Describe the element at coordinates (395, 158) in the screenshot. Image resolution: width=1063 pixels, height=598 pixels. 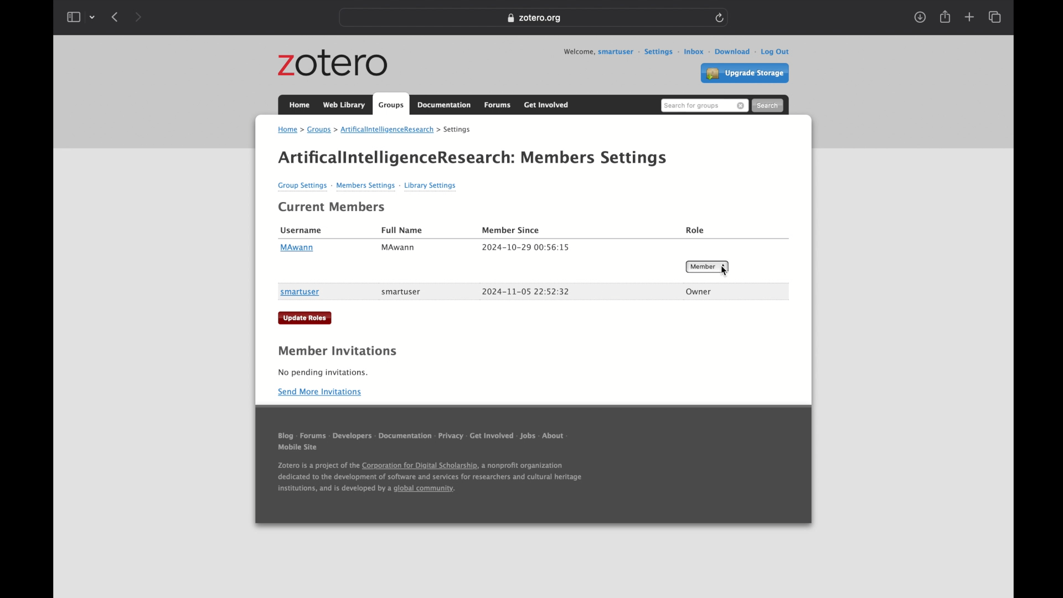
I see `` at that location.